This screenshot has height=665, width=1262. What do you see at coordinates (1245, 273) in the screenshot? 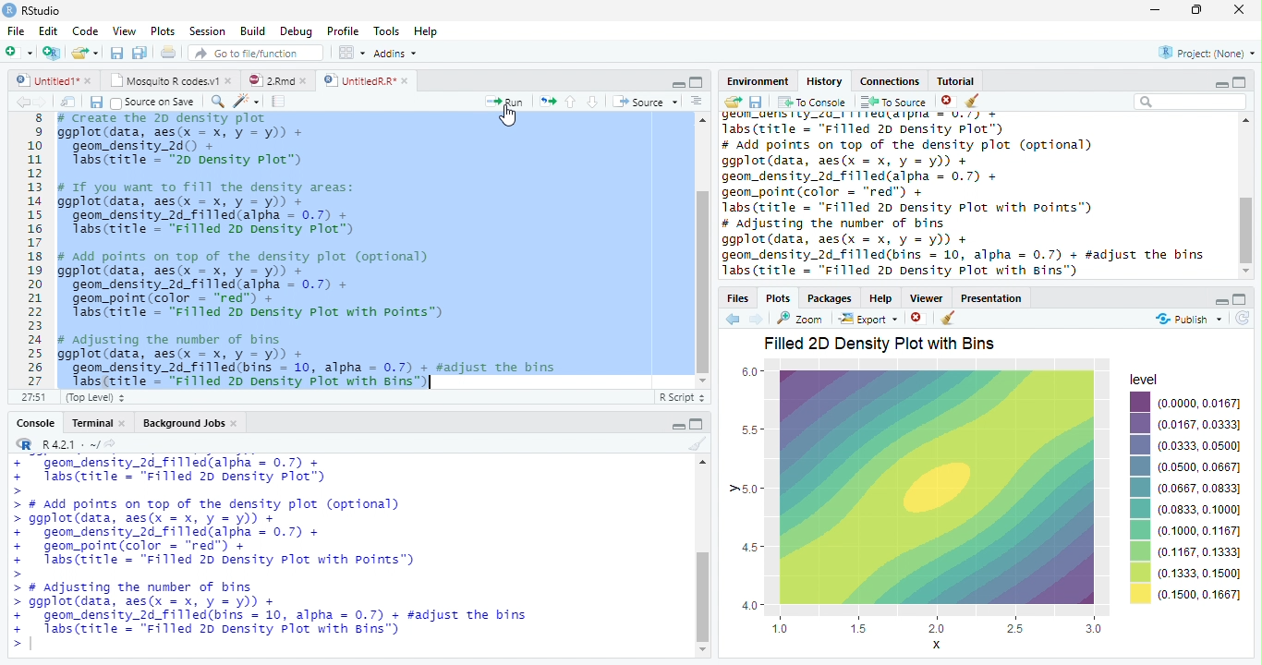
I see `Scrollbar down` at bounding box center [1245, 273].